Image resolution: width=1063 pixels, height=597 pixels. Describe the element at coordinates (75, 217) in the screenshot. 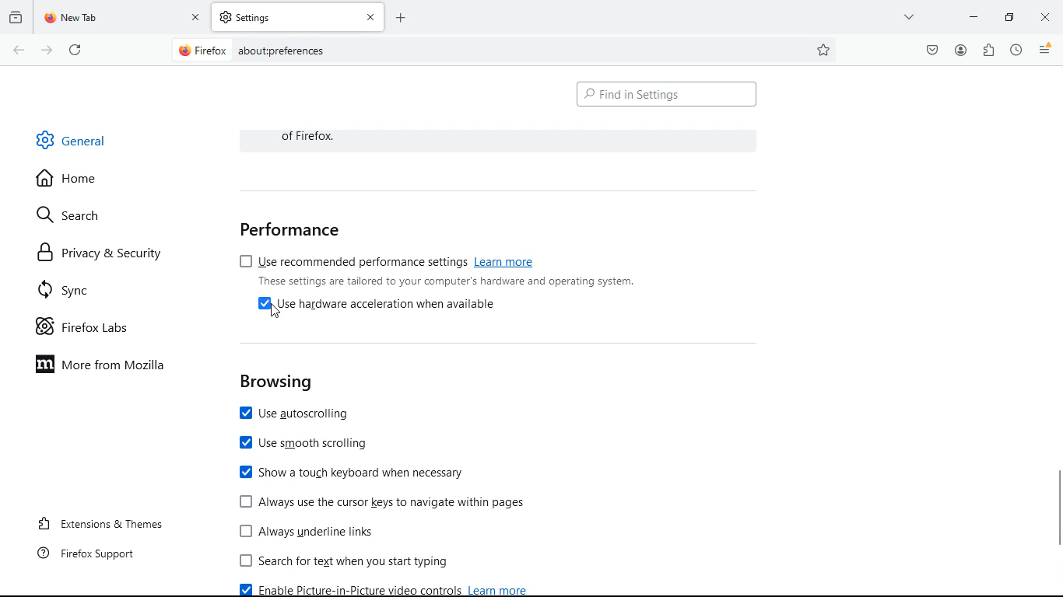

I see `search` at that location.